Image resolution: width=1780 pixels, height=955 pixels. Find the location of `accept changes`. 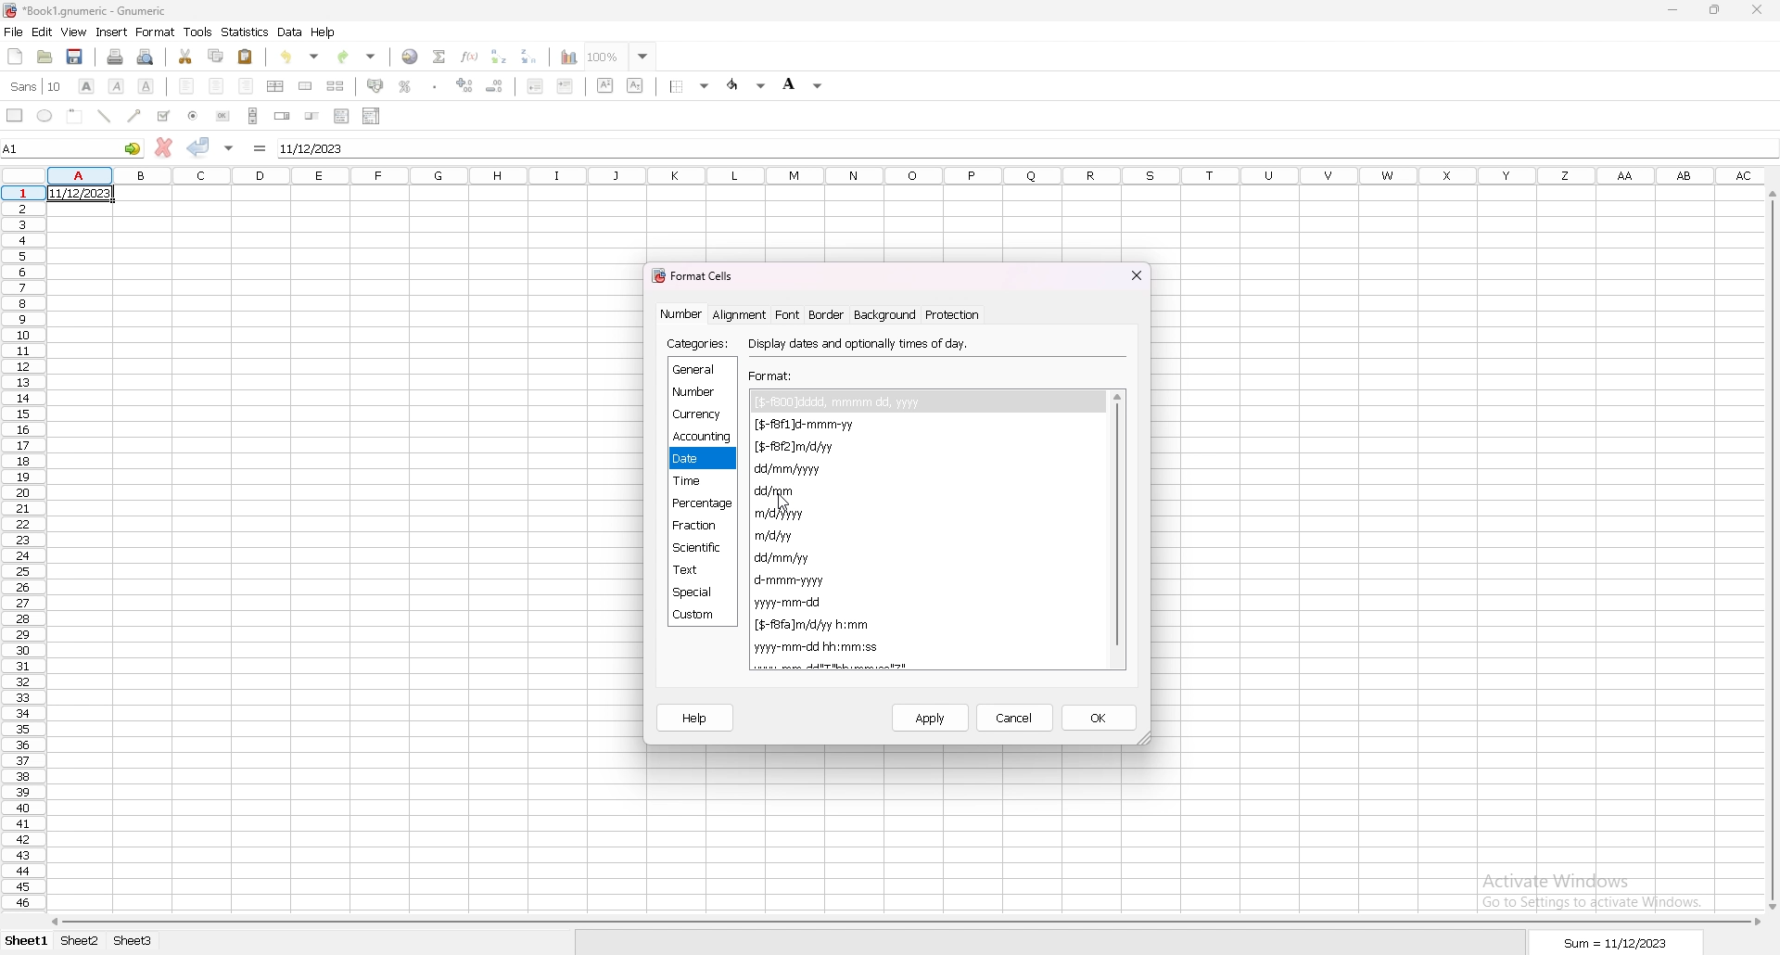

accept changes is located at coordinates (197, 146).